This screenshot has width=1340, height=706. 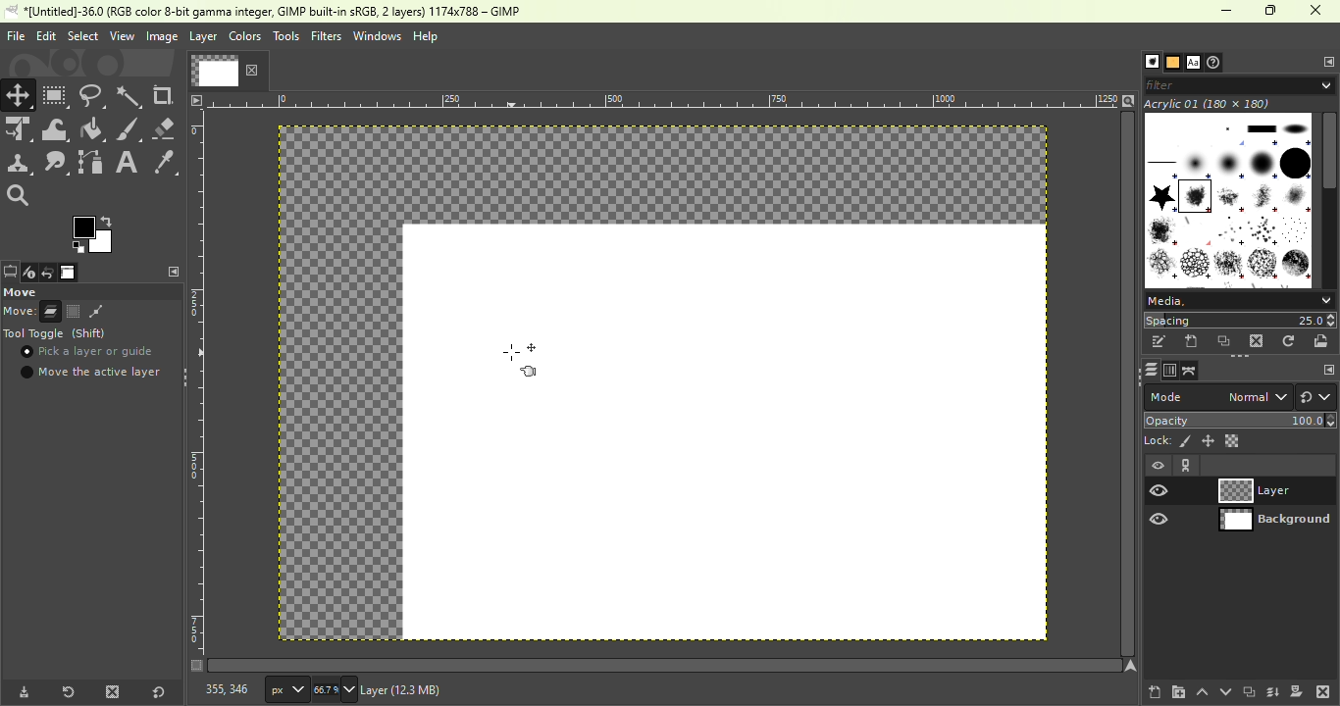 What do you see at coordinates (96, 312) in the screenshot?
I see `Subtract from the current selection` at bounding box center [96, 312].